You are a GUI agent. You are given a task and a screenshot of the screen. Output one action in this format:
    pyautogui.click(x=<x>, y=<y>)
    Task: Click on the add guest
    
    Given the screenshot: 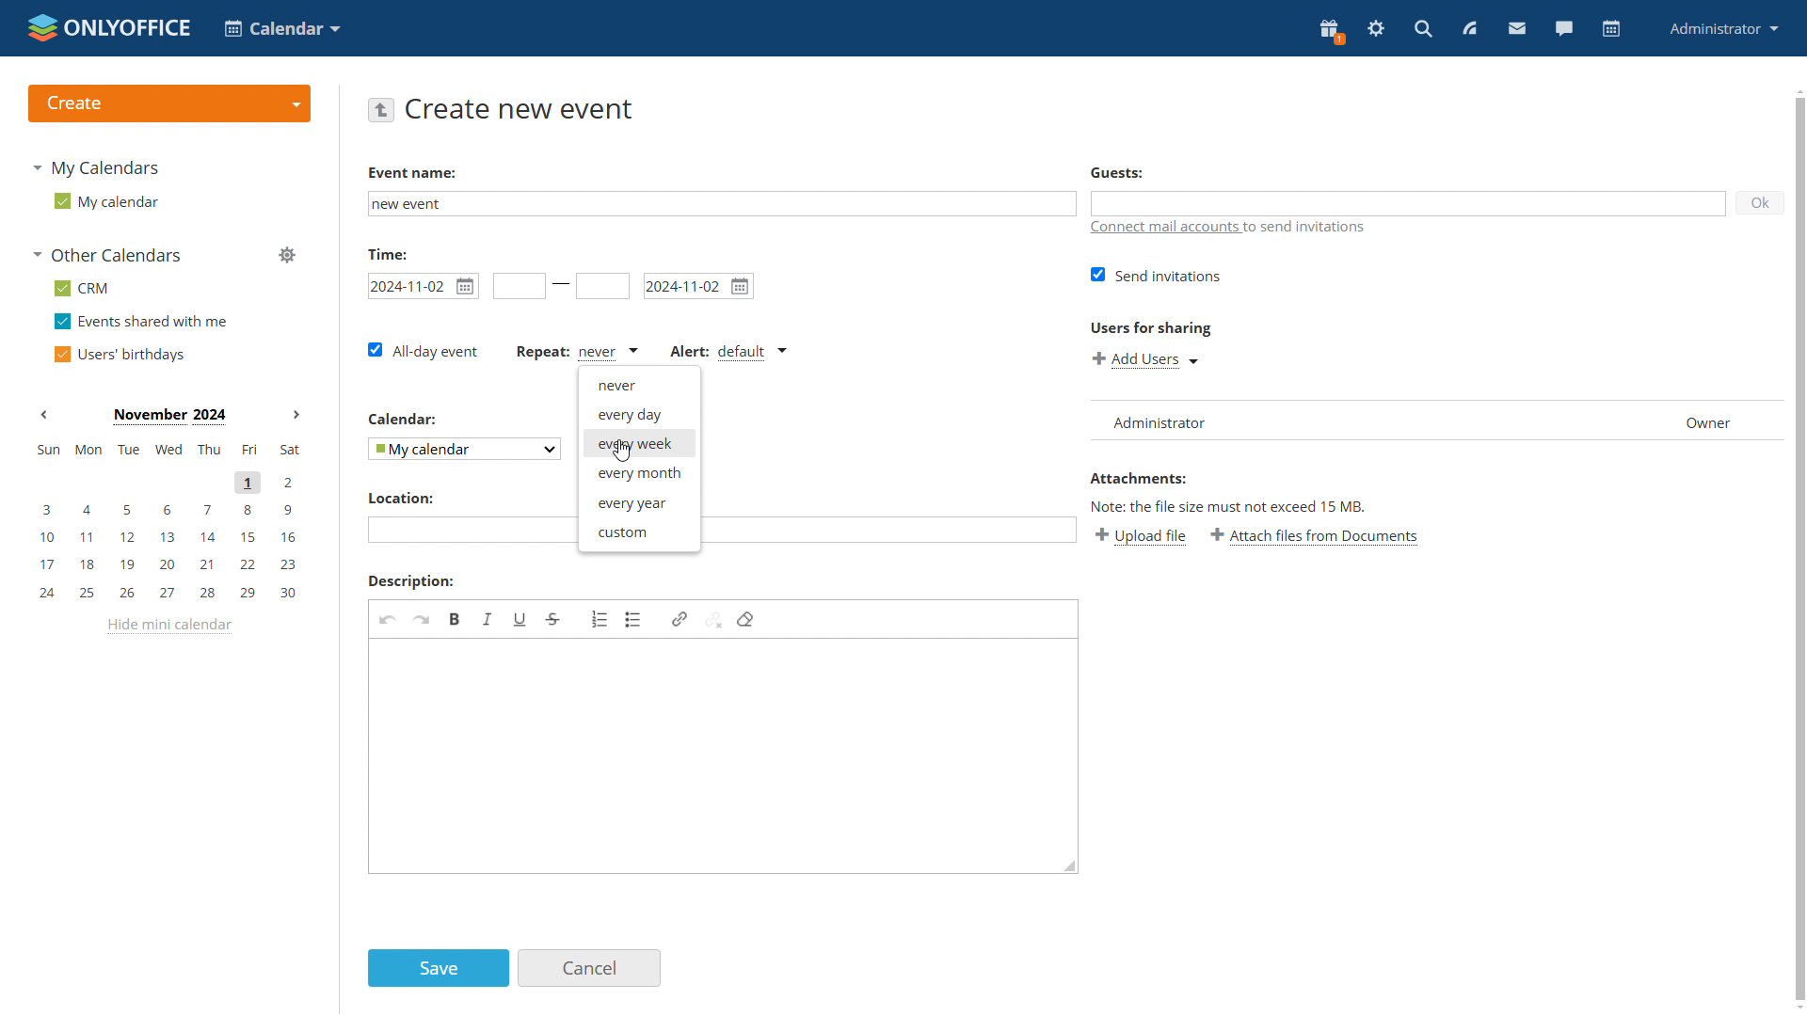 What is the action you would take?
    pyautogui.click(x=1410, y=203)
    